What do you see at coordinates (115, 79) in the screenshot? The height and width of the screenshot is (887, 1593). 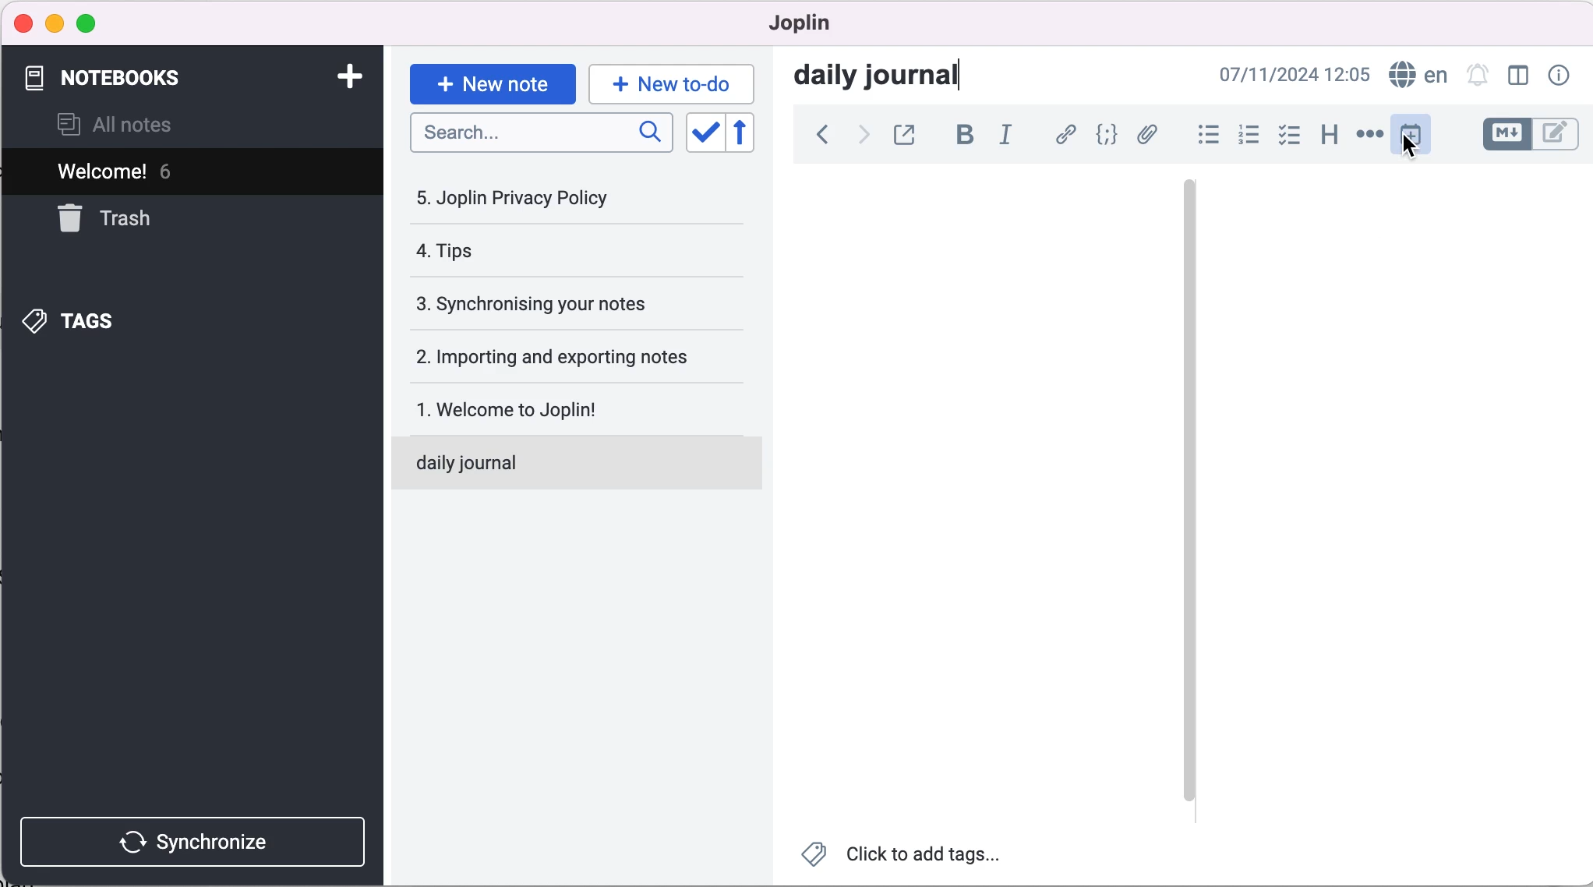 I see `notebooks` at bounding box center [115, 79].